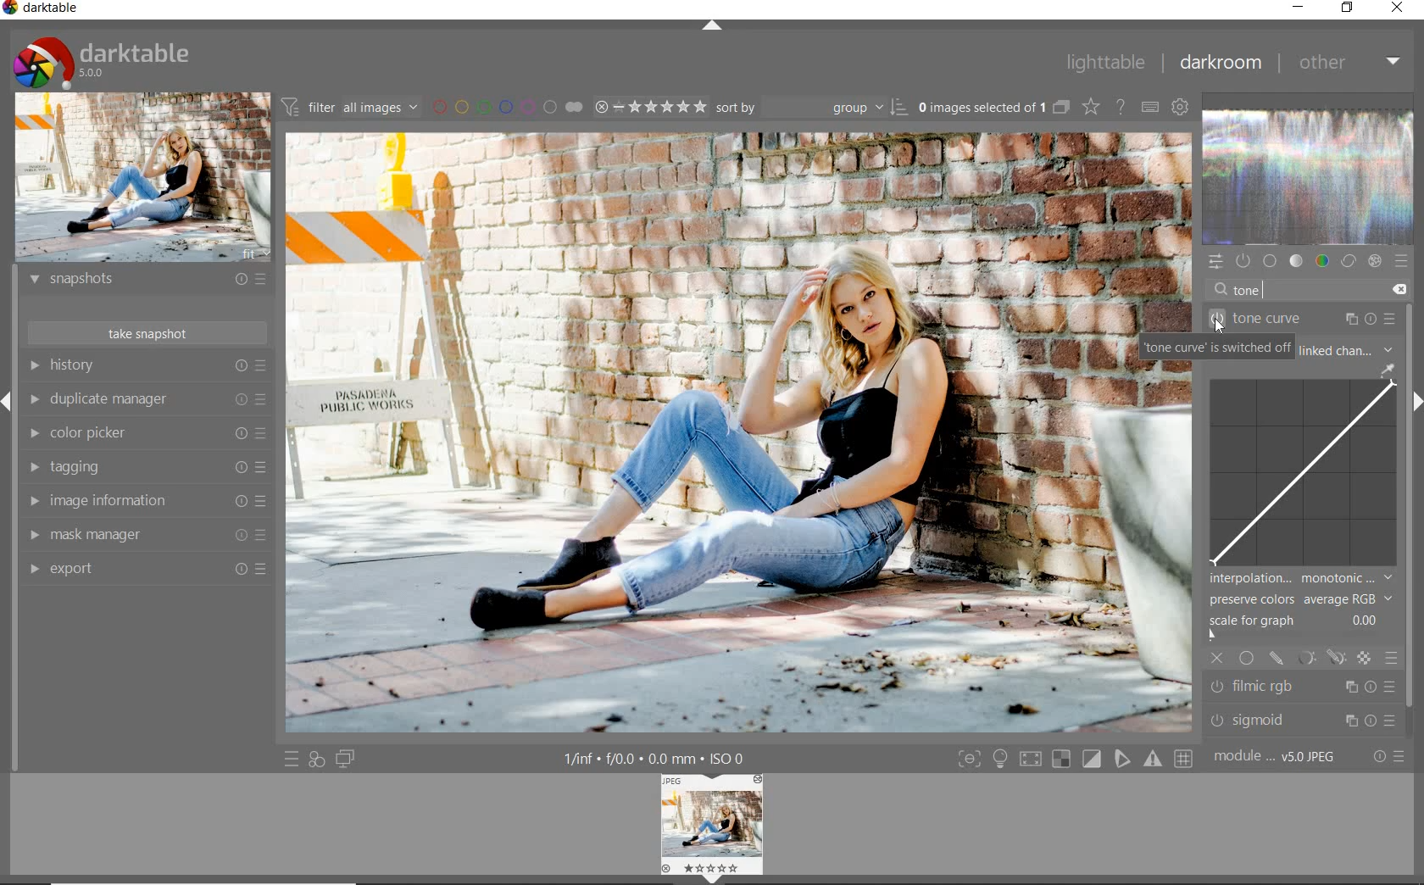 This screenshot has height=885, width=1424. I want to click on snapshots, so click(147, 282).